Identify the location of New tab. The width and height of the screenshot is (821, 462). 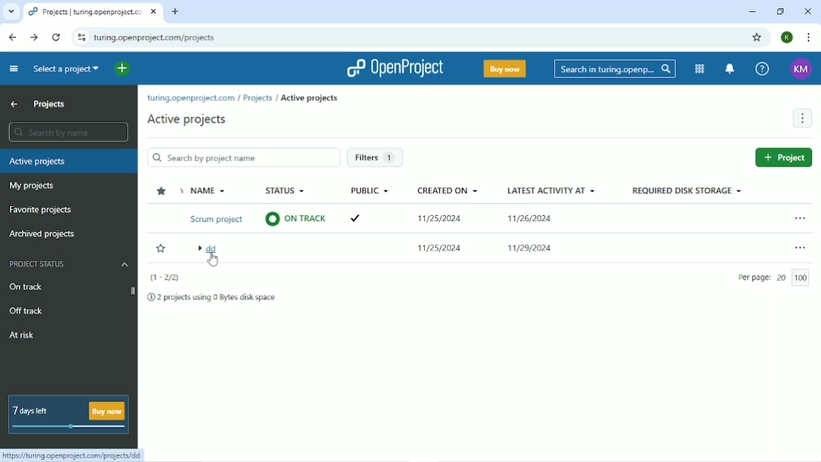
(174, 12).